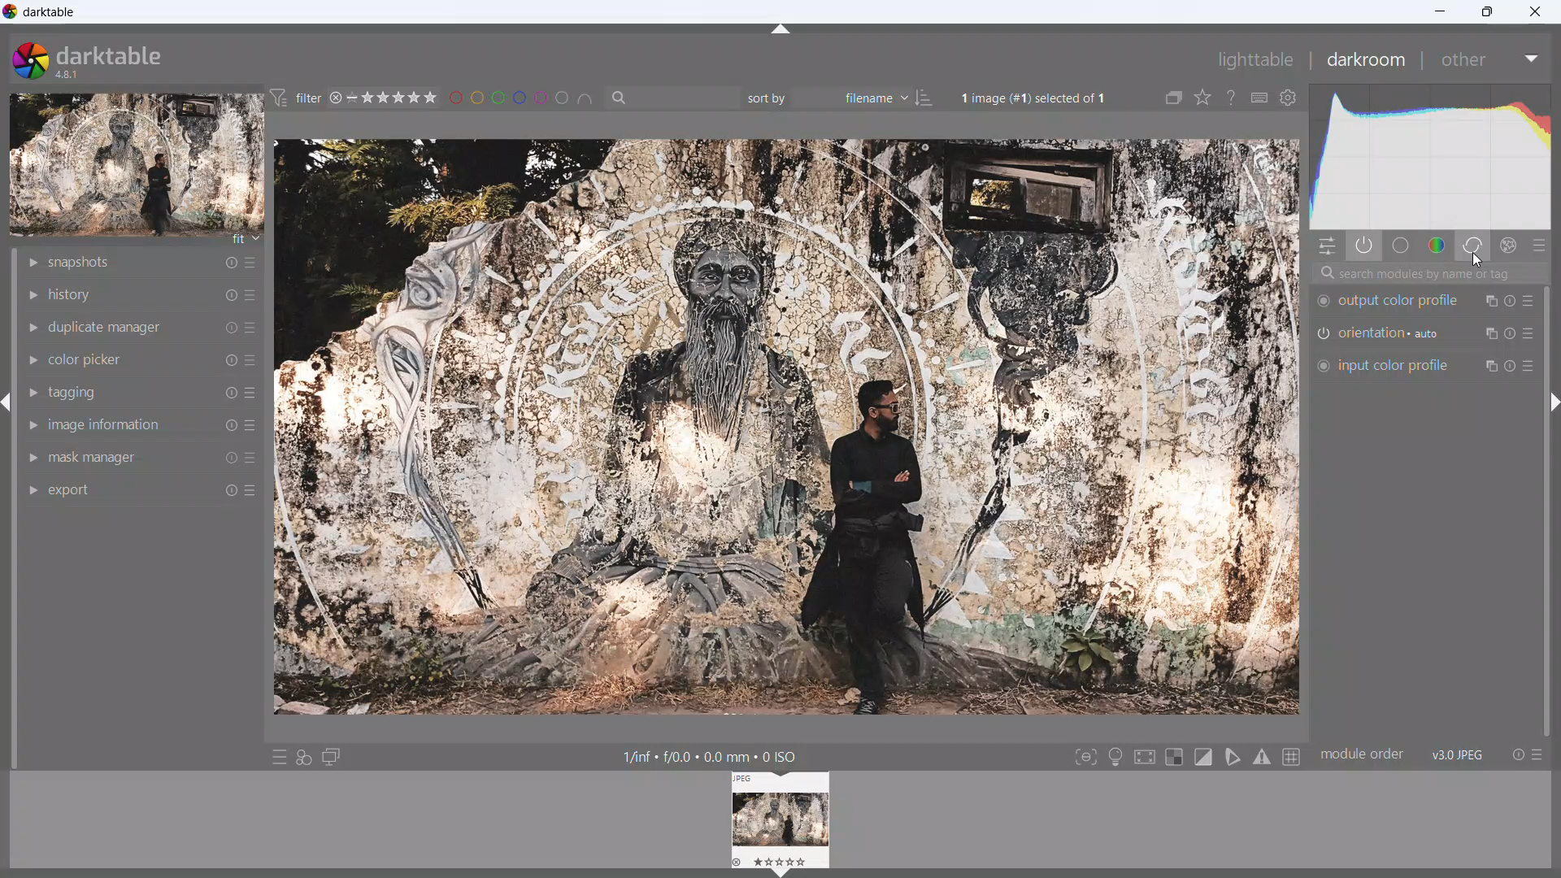 The width and height of the screenshot is (1561, 878). What do you see at coordinates (30, 263) in the screenshot?
I see `show module` at bounding box center [30, 263].